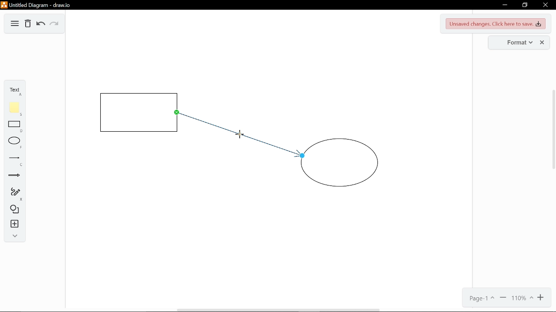 The height and width of the screenshot is (312, 556). What do you see at coordinates (139, 112) in the screenshot?
I see `Square shape` at bounding box center [139, 112].